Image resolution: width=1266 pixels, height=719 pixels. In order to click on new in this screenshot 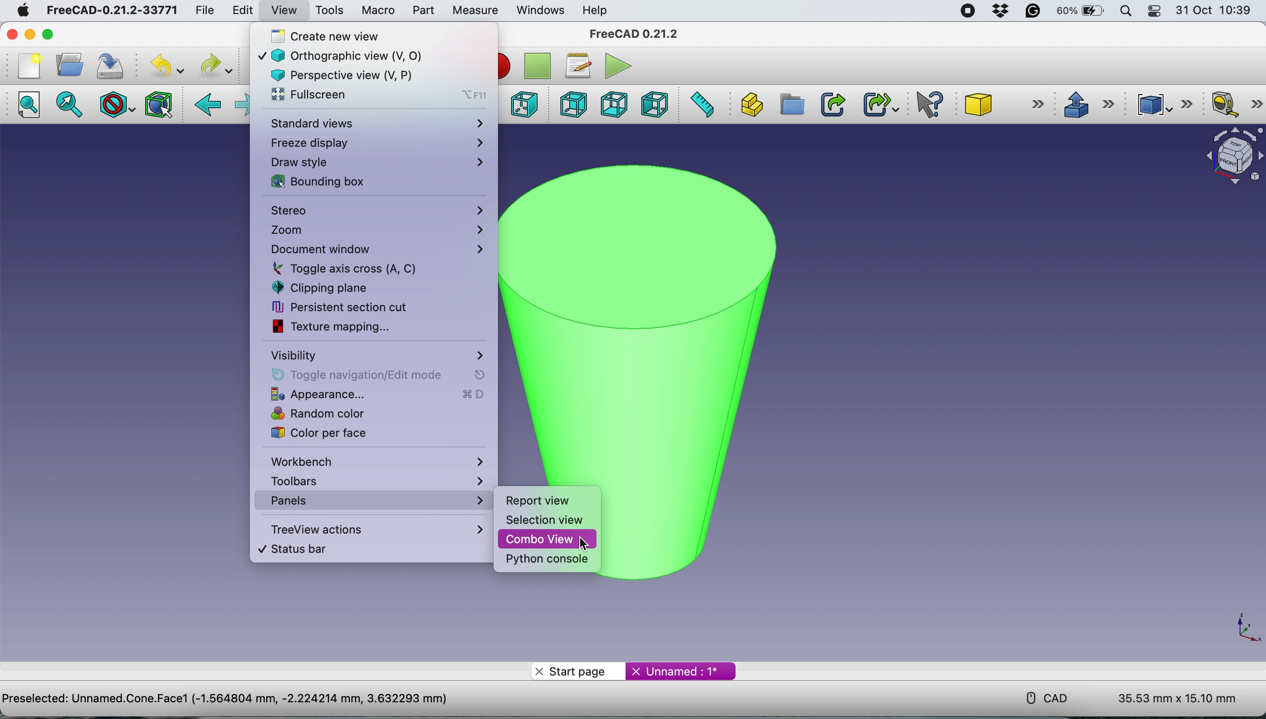, I will do `click(26, 65)`.